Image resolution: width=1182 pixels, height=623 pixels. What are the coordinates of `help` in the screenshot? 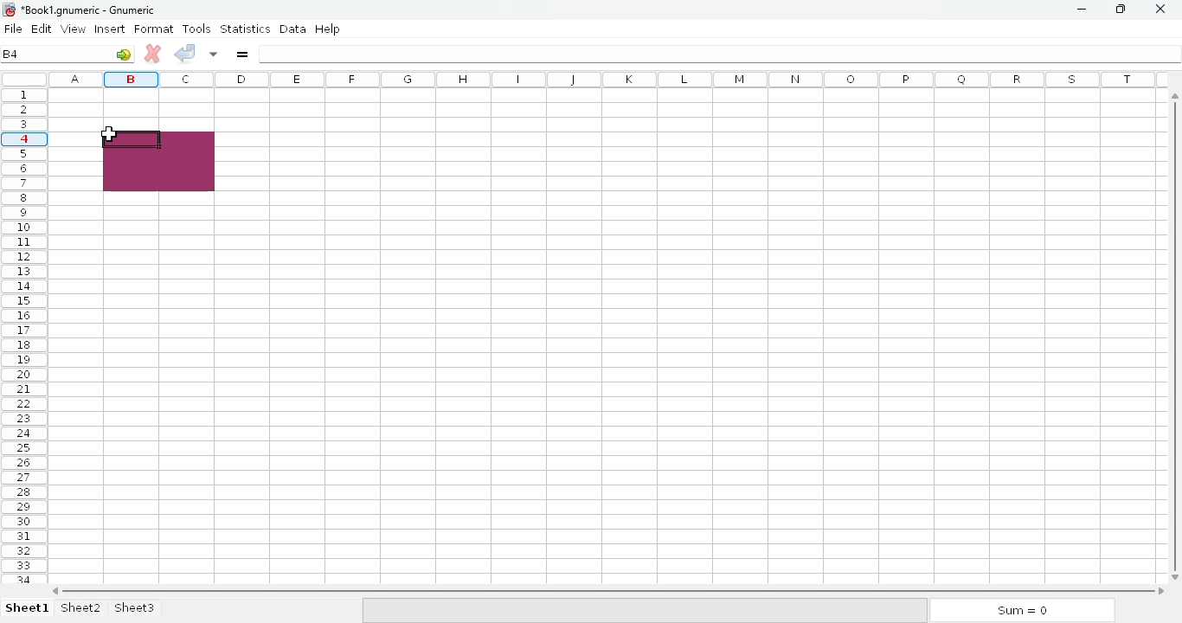 It's located at (327, 29).